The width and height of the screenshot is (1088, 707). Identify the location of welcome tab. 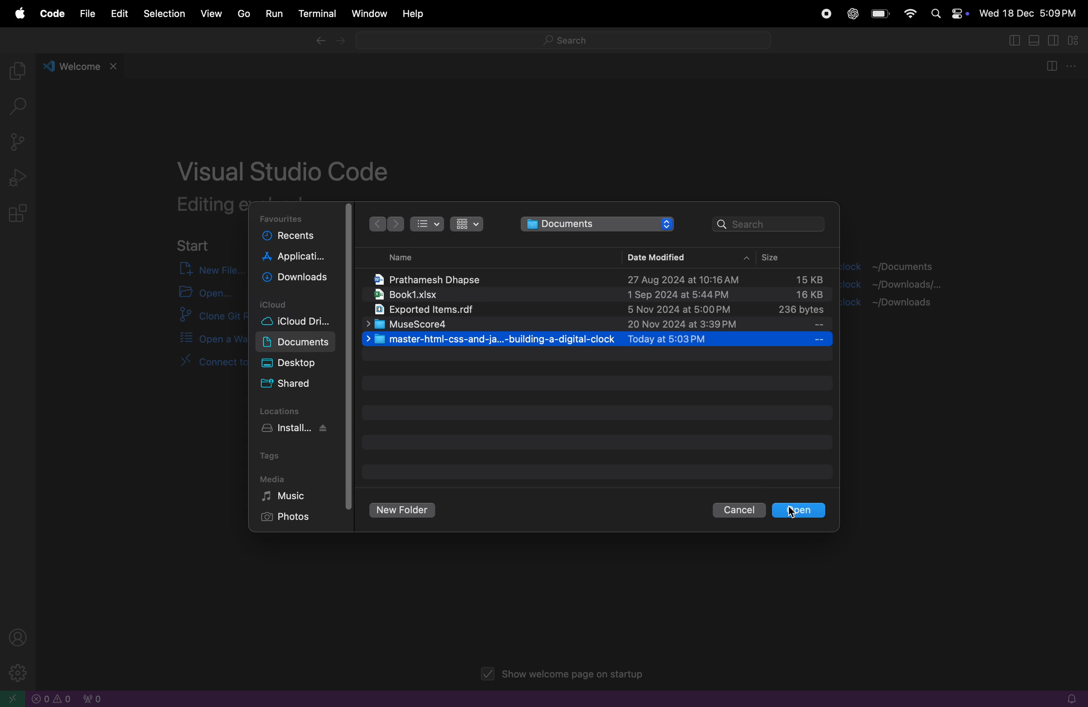
(82, 65).